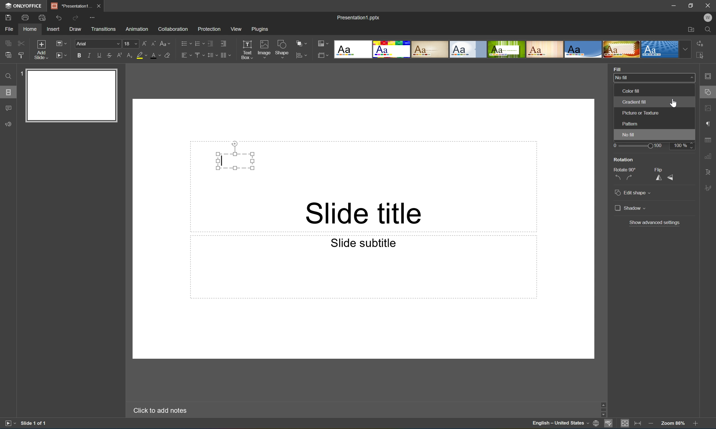 This screenshot has height=429, width=716. I want to click on Scroll Down, so click(695, 415).